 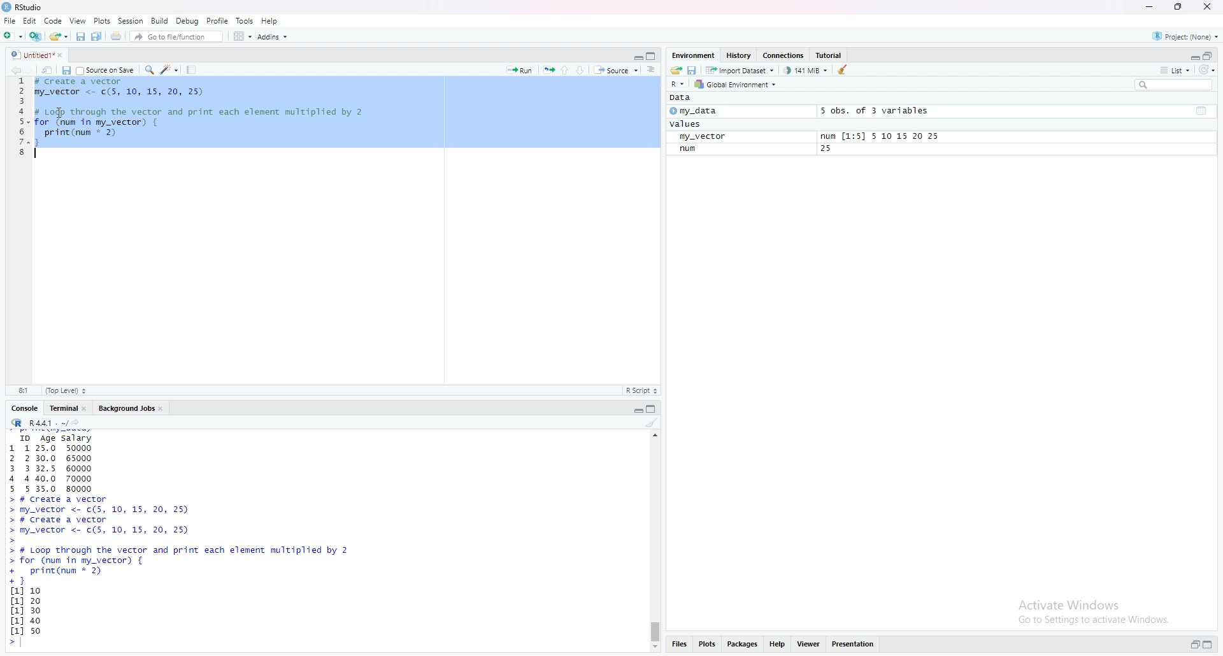 I want to click on data frame code, so click(x=202, y=119).